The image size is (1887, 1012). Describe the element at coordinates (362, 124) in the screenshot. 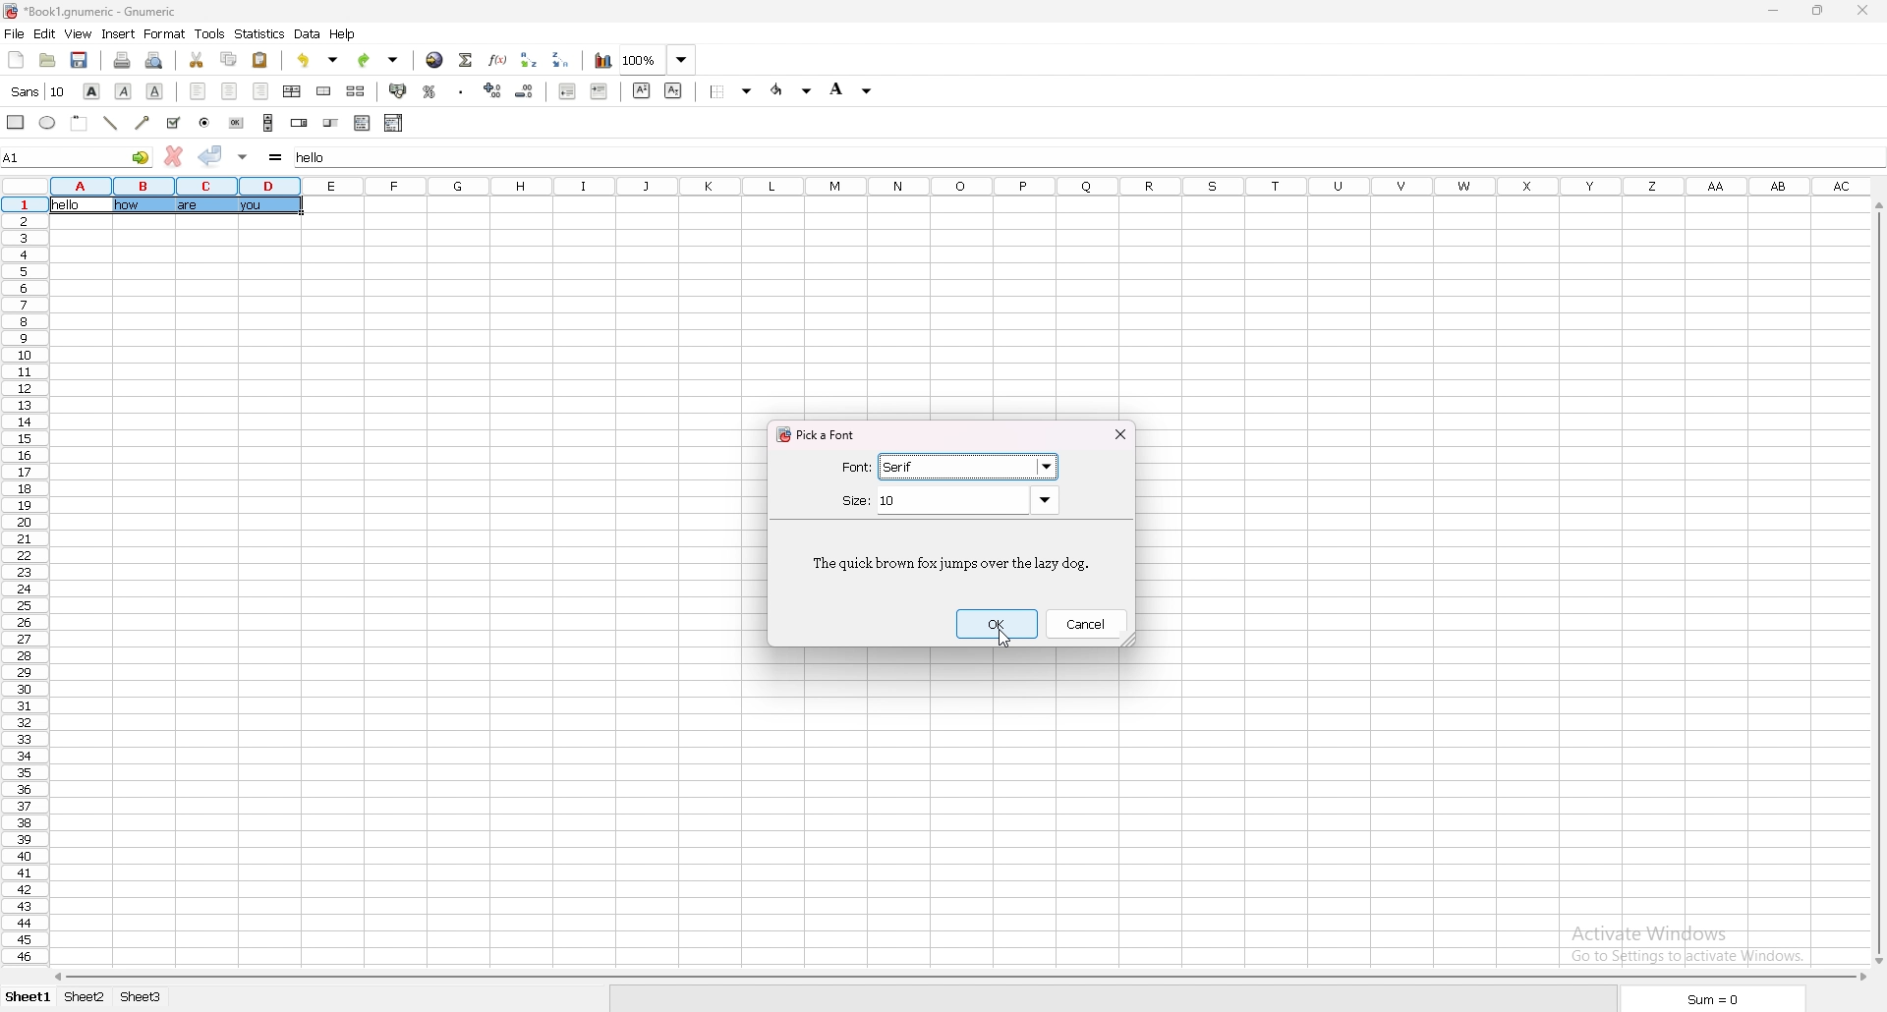

I see `list` at that location.